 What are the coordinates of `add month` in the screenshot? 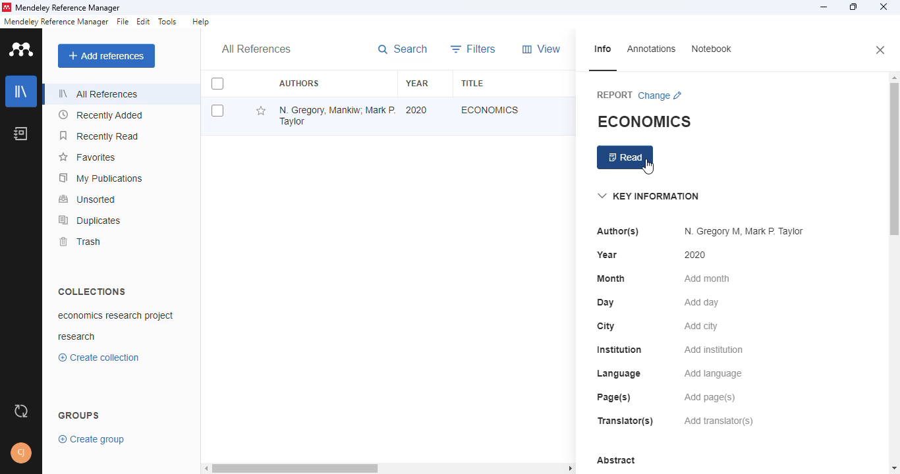 It's located at (706, 278).